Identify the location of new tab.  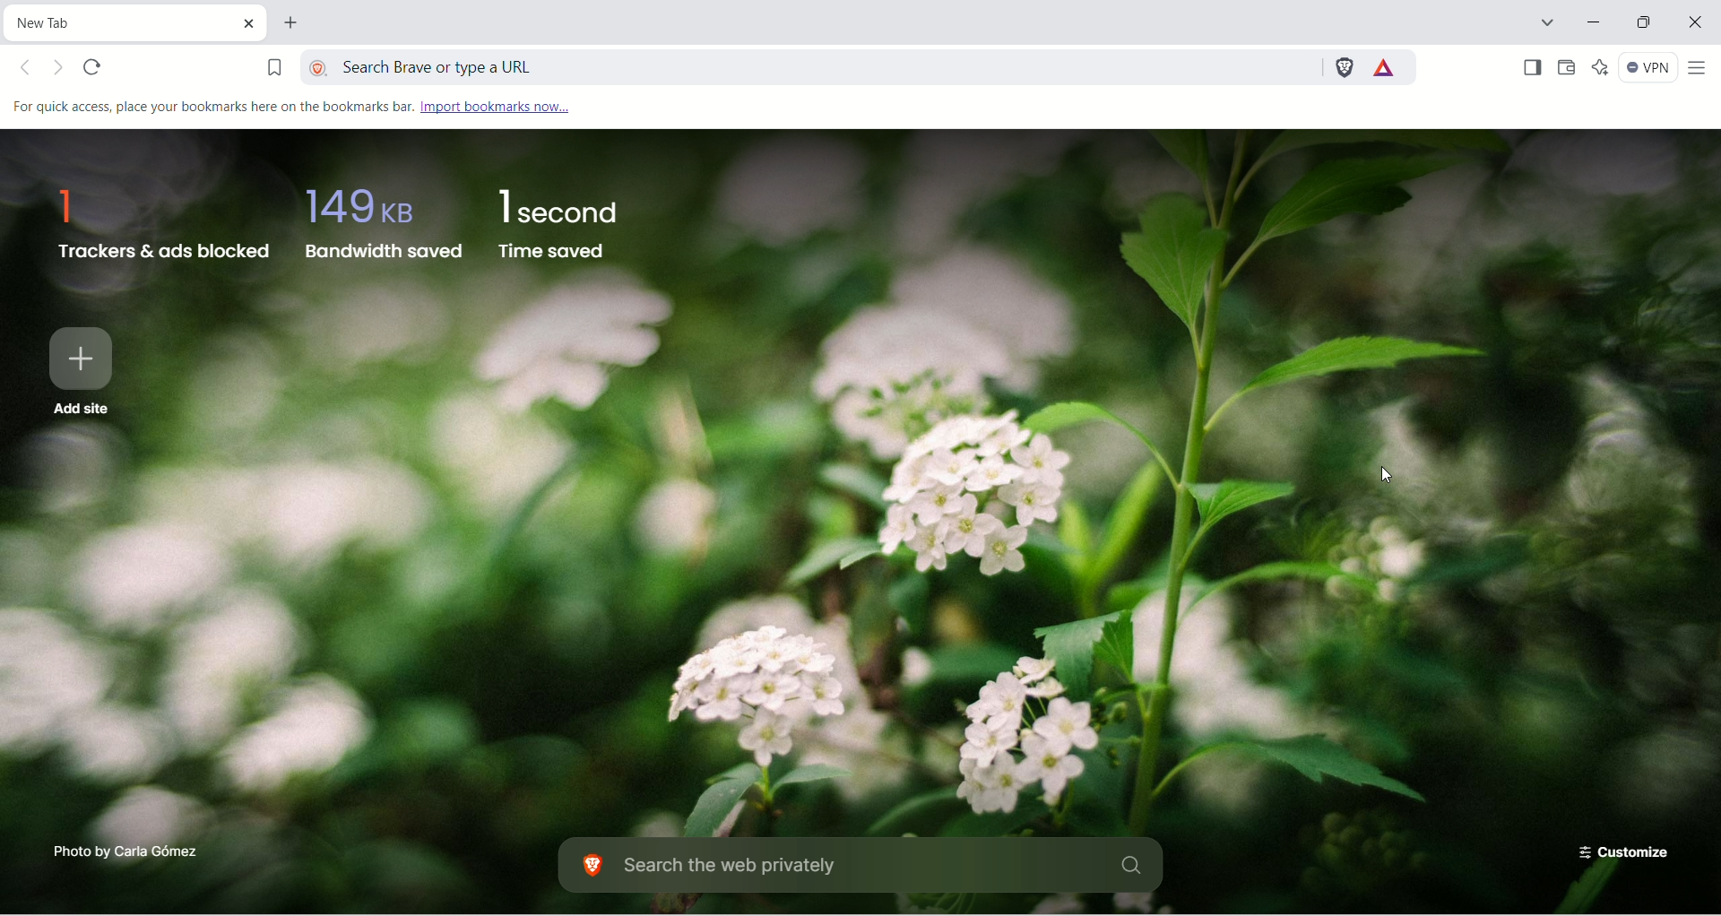
(137, 25).